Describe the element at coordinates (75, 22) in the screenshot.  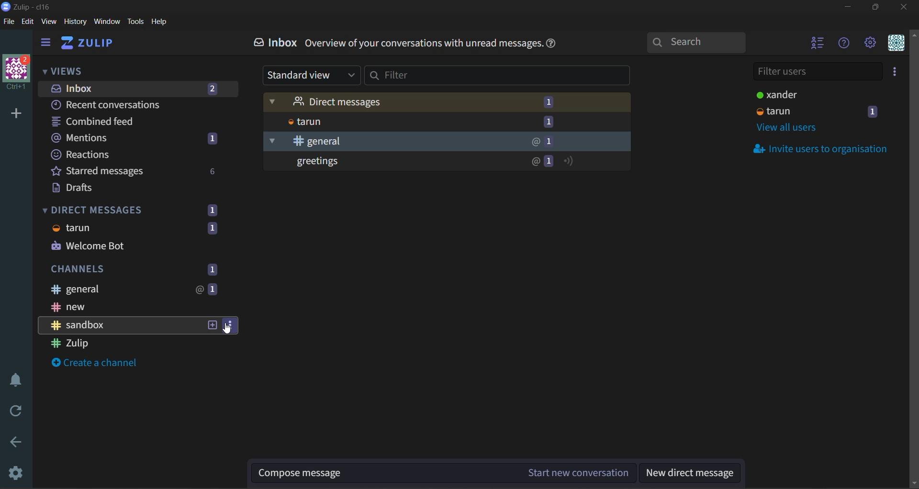
I see `history` at that location.